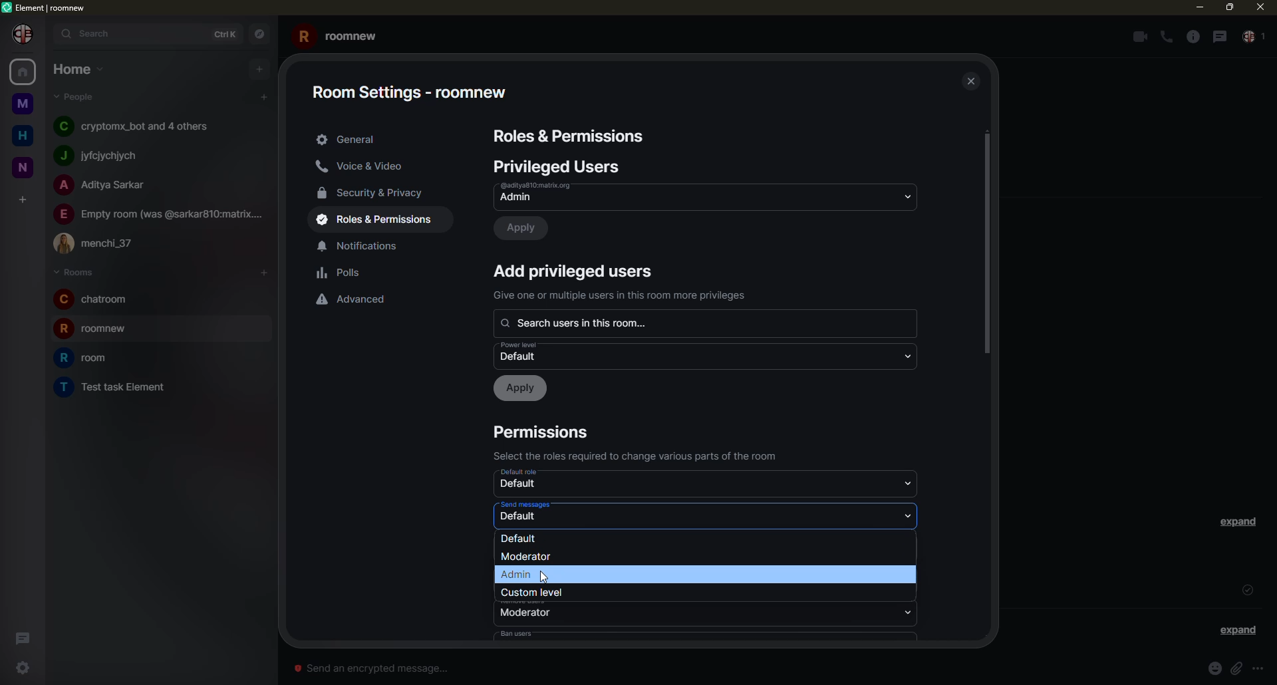  Describe the element at coordinates (23, 165) in the screenshot. I see `new` at that location.